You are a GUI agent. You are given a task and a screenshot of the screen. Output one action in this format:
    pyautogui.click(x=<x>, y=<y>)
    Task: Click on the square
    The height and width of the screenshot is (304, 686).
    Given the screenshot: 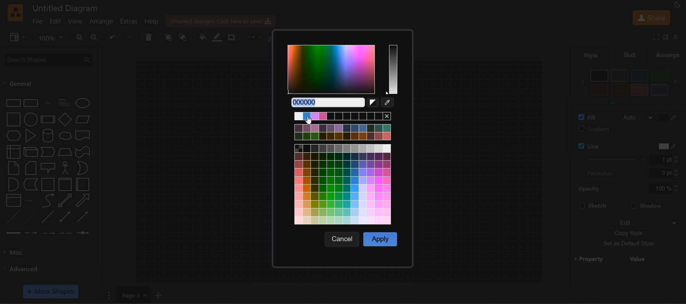 What is the action you would take?
    pyautogui.click(x=13, y=120)
    